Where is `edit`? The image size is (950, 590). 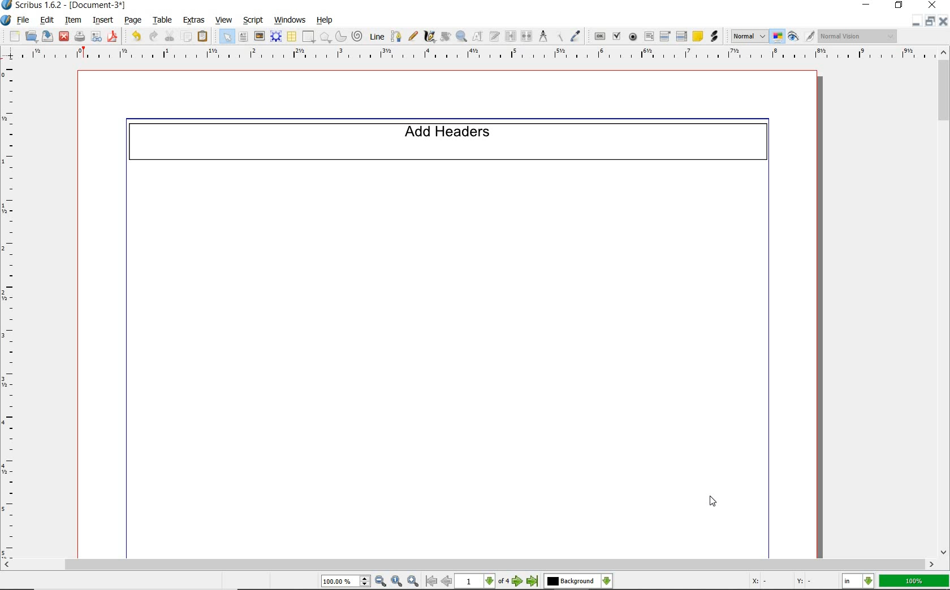 edit is located at coordinates (46, 20).